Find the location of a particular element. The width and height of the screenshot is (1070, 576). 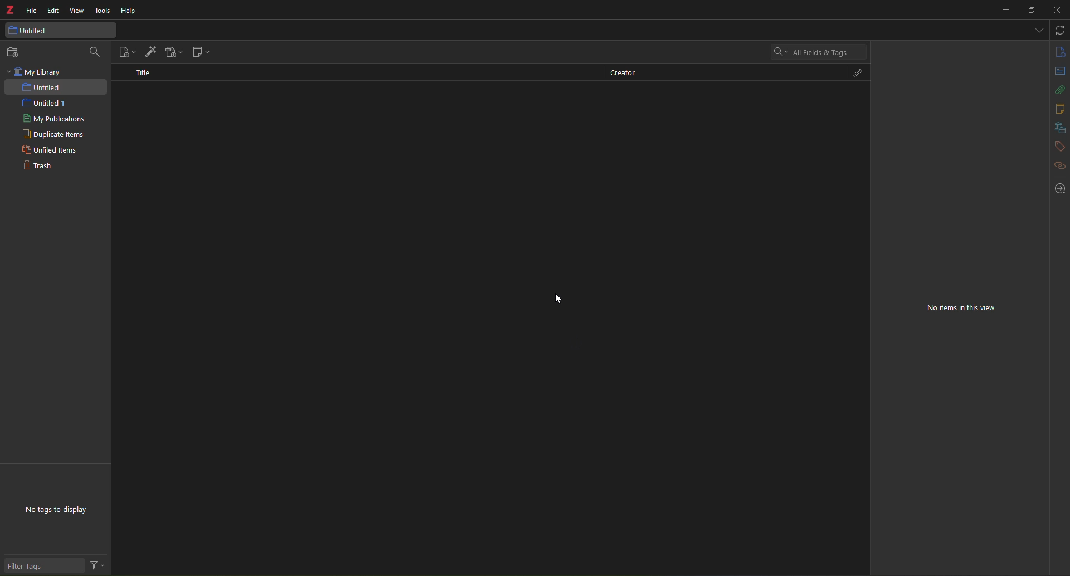

expand is located at coordinates (1040, 217).